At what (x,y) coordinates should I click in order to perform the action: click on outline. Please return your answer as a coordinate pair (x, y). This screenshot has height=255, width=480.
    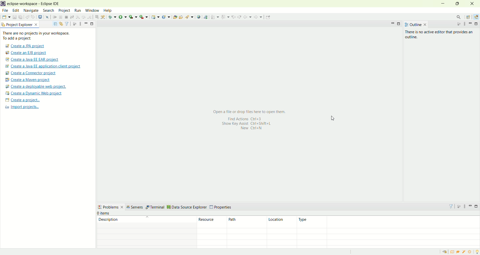
    Looking at the image, I should click on (415, 24).